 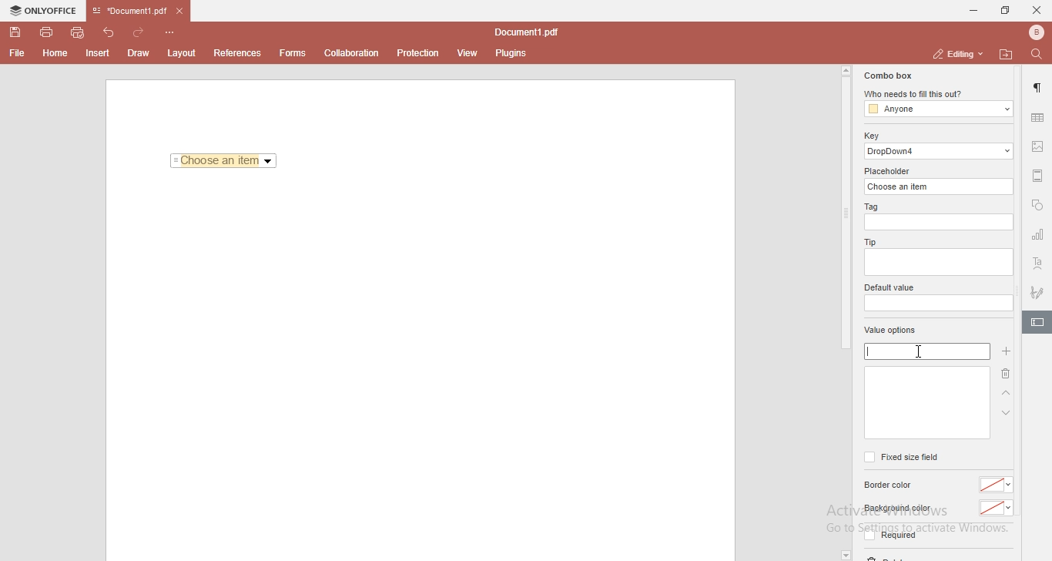 I want to click on chart, so click(x=1038, y=237).